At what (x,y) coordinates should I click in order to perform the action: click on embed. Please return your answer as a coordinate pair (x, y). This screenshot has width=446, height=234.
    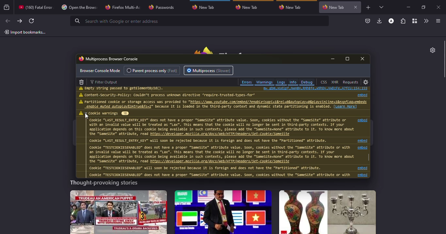
    Looking at the image, I should click on (362, 120).